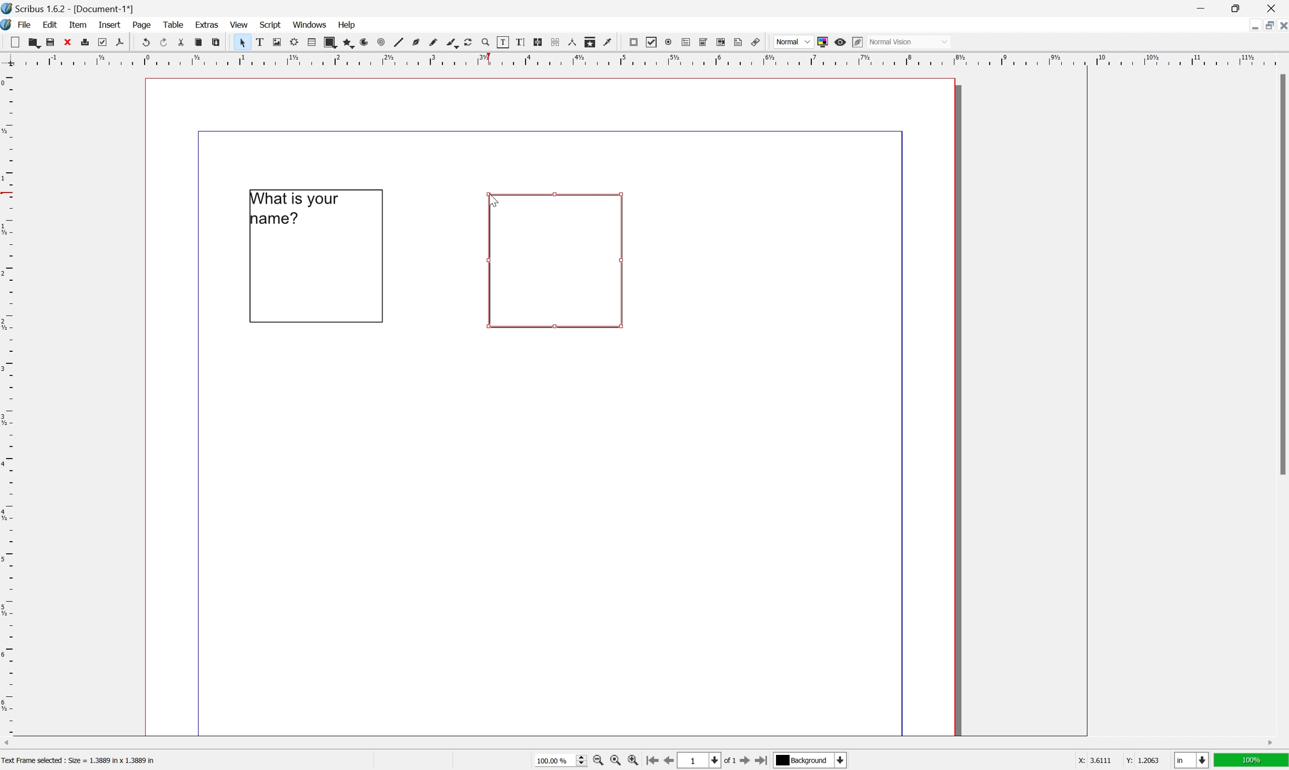  I want to click on bezier curve, so click(452, 44).